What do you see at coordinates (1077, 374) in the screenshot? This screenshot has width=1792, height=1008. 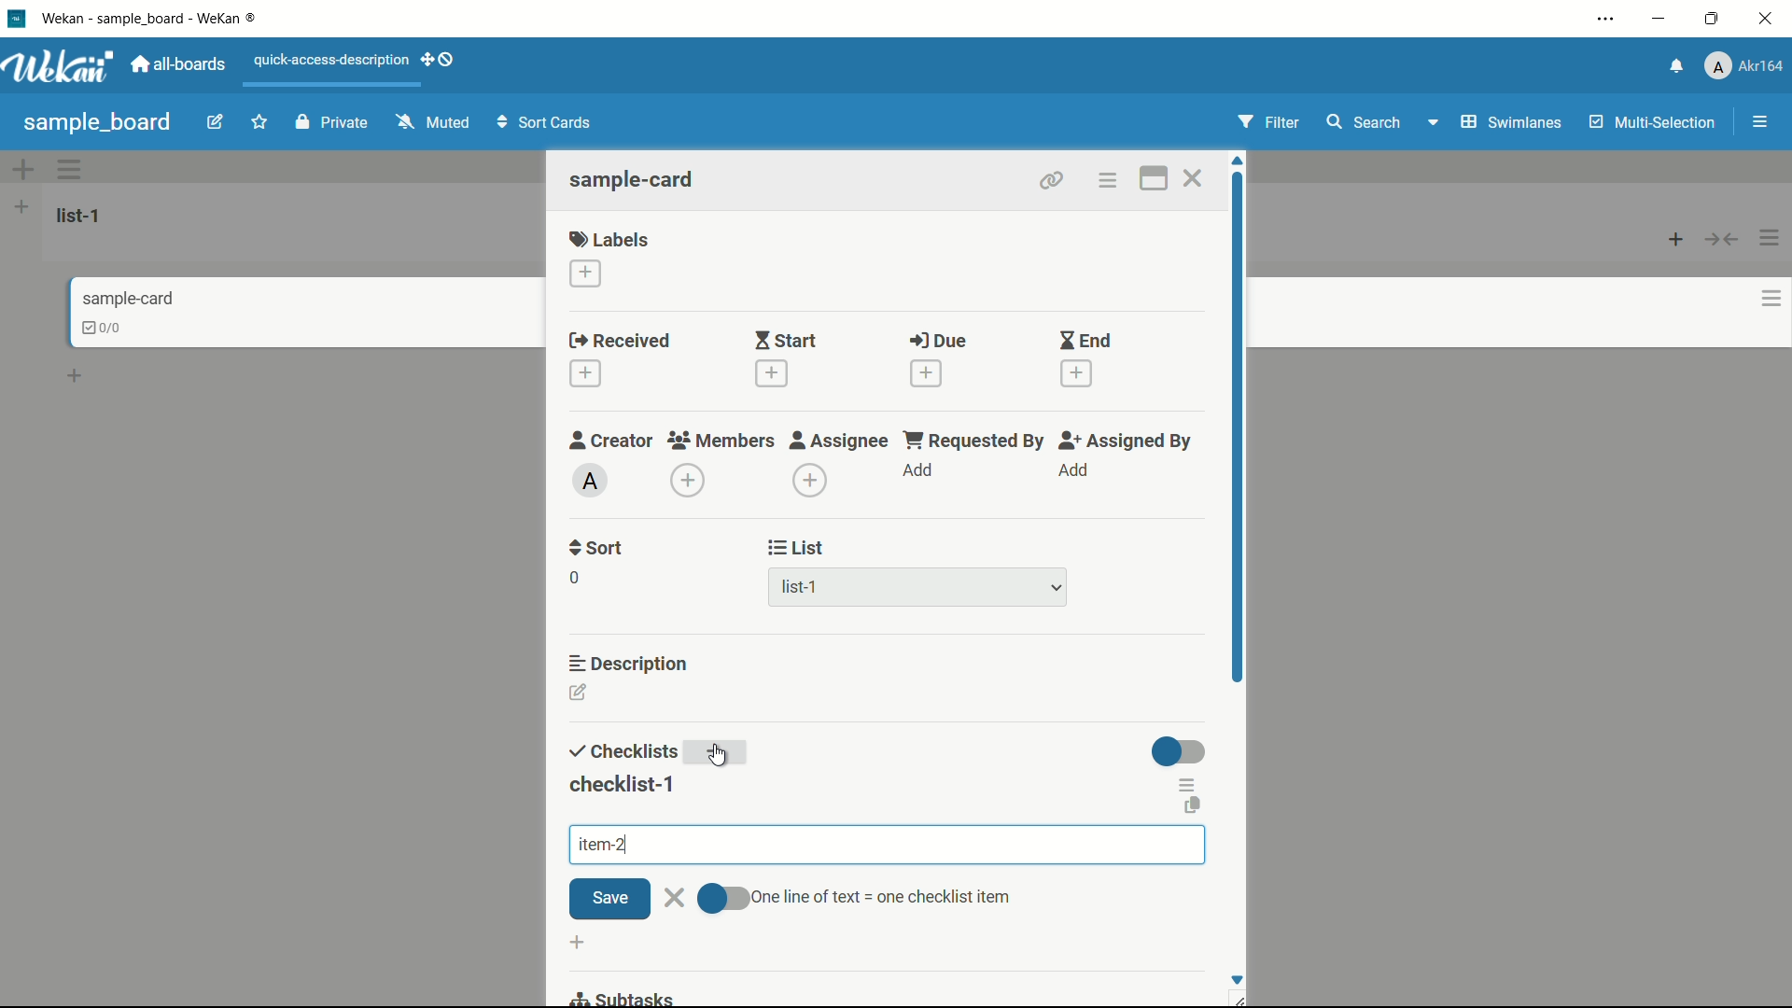 I see `add date` at bounding box center [1077, 374].